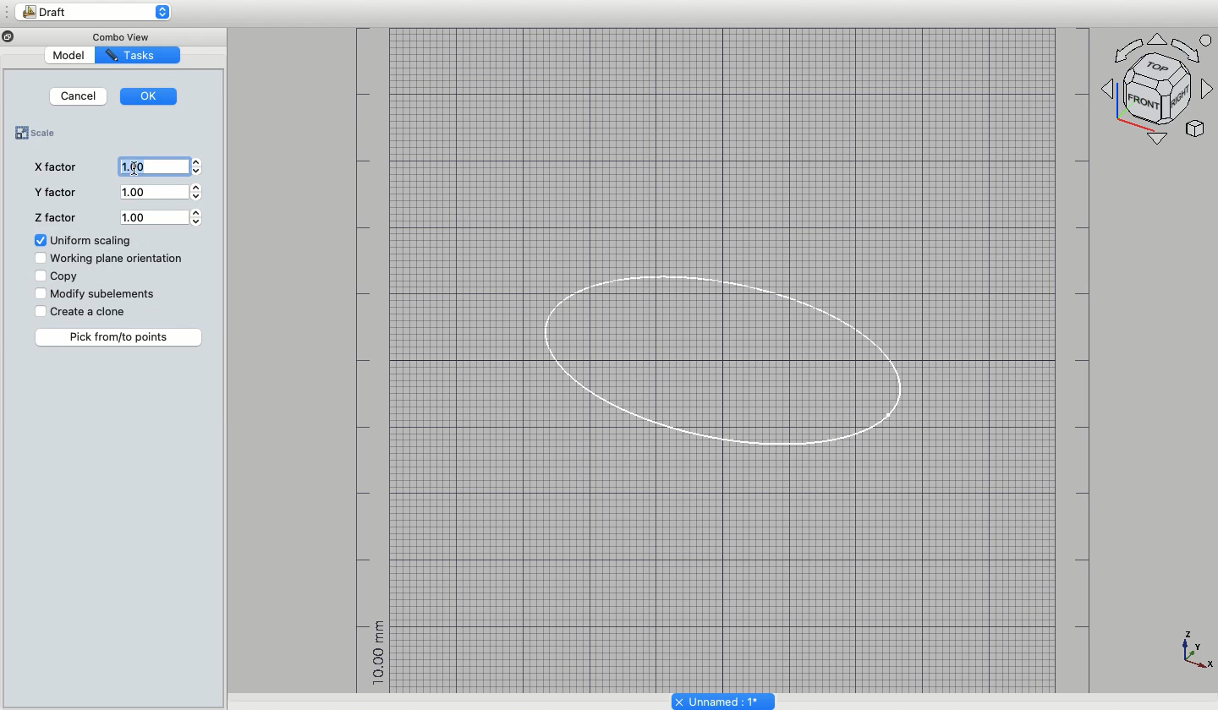 The height and width of the screenshot is (710, 1218). Describe the element at coordinates (1196, 653) in the screenshot. I see `Axes` at that location.